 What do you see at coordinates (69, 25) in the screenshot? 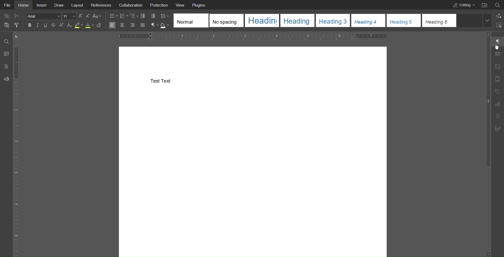
I see `Subscript` at bounding box center [69, 25].